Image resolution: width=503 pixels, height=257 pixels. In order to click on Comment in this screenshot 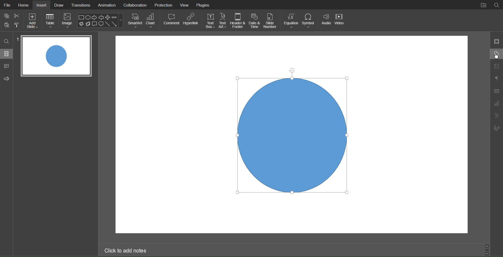, I will do `click(171, 20)`.